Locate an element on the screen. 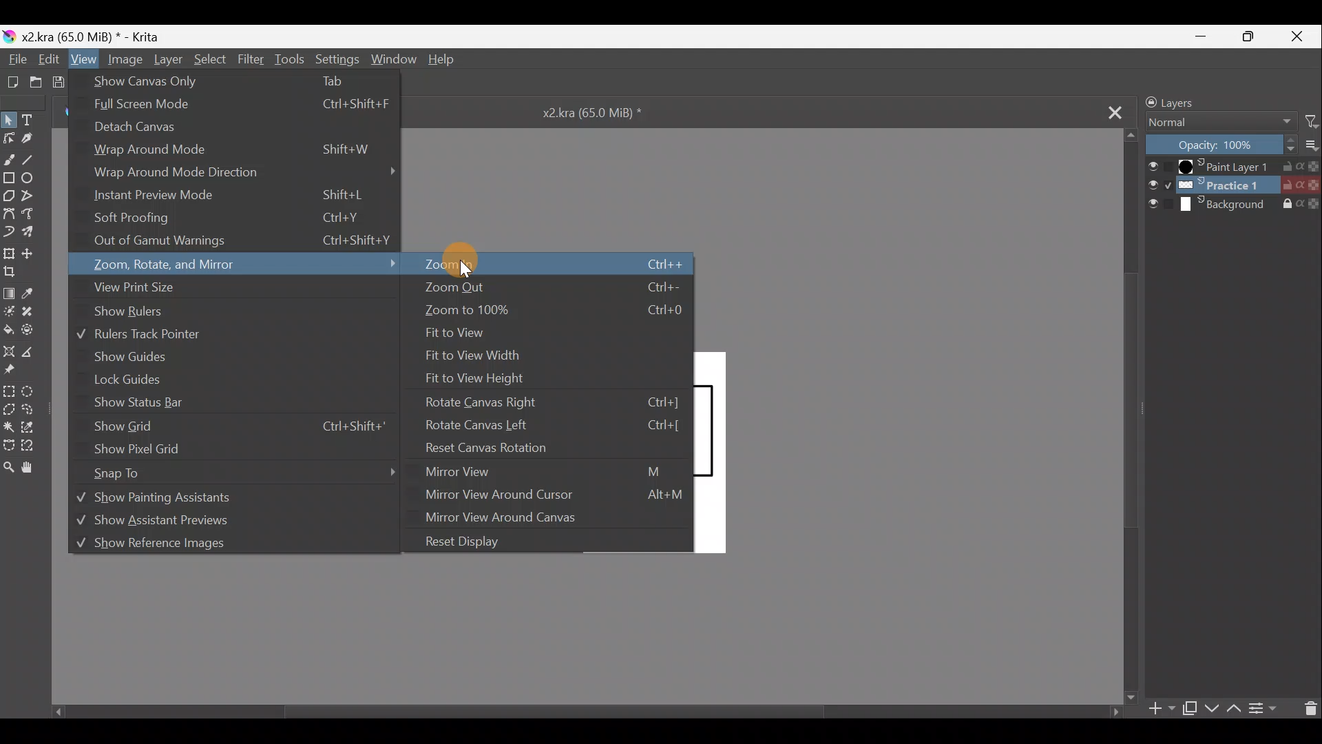  Elliptical selection tool is located at coordinates (30, 394).